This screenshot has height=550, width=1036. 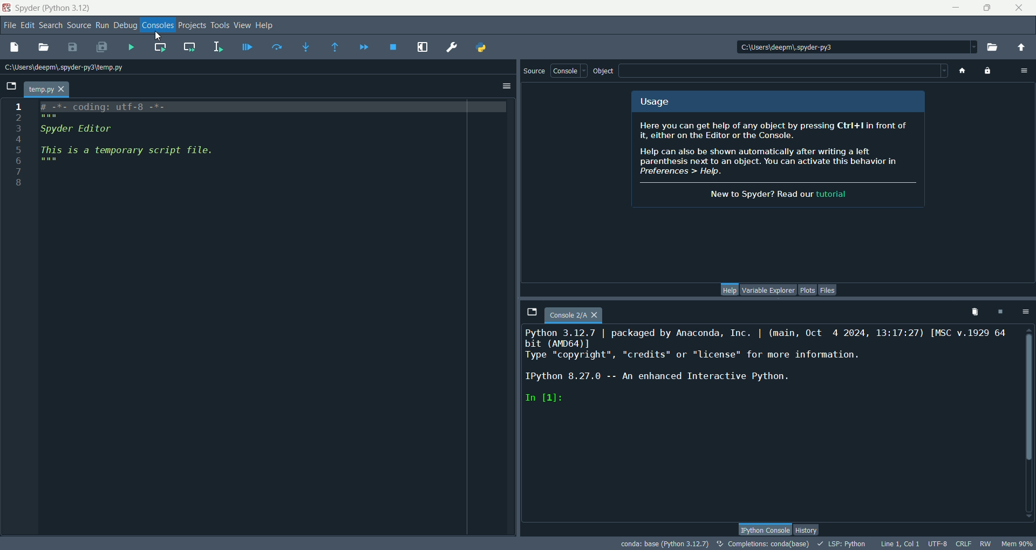 I want to click on RW, so click(x=989, y=544).